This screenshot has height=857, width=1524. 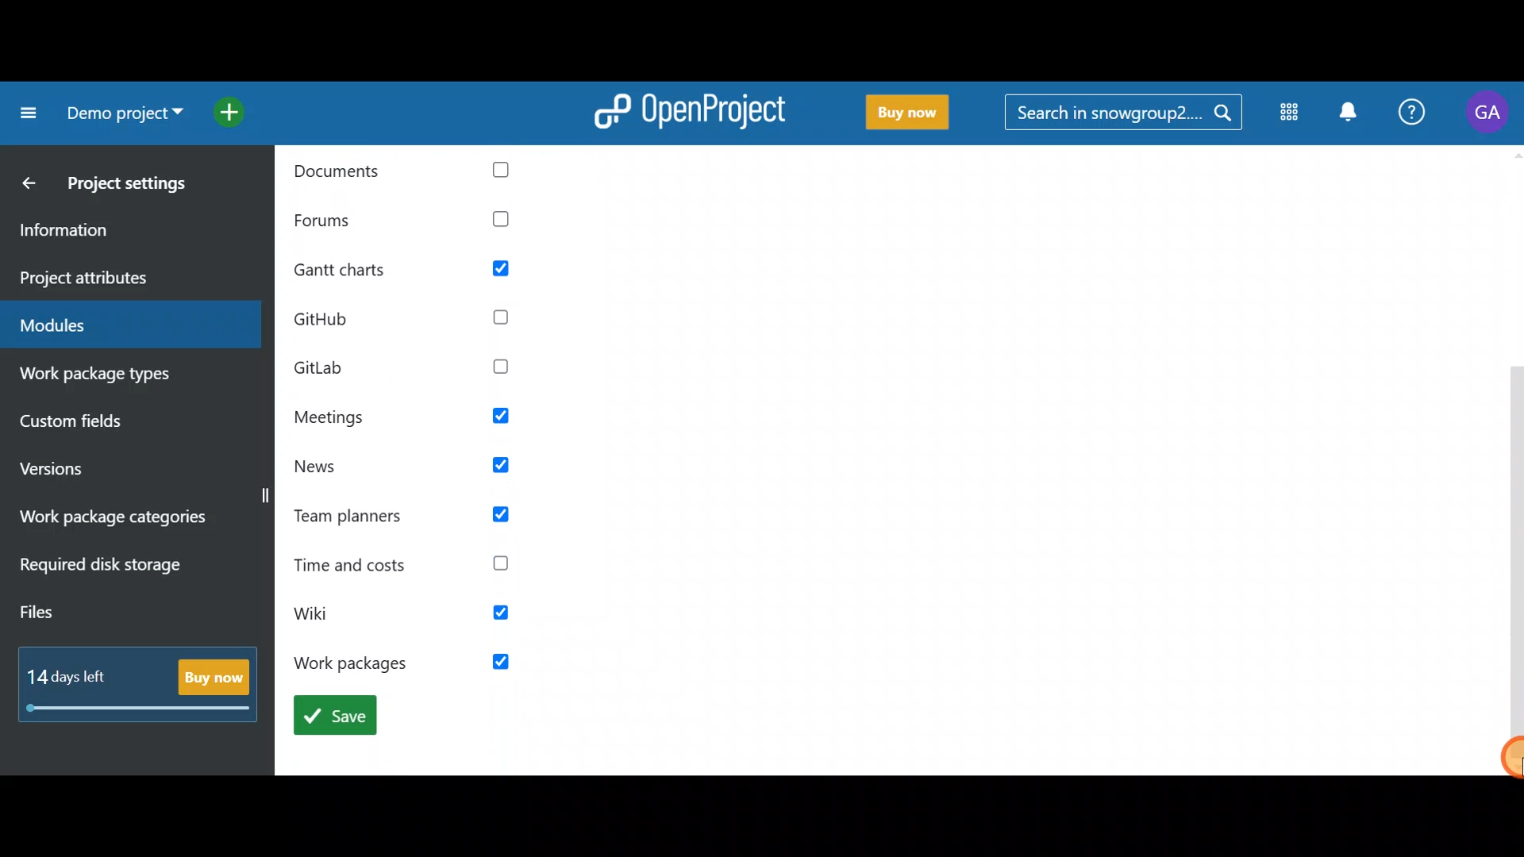 I want to click on save, so click(x=338, y=717).